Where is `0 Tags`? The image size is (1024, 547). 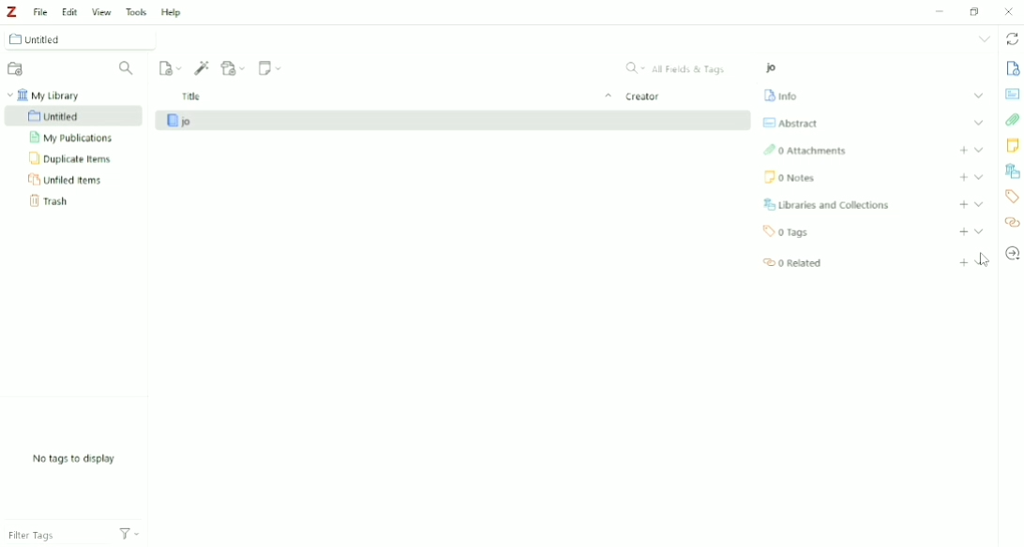 0 Tags is located at coordinates (785, 233).